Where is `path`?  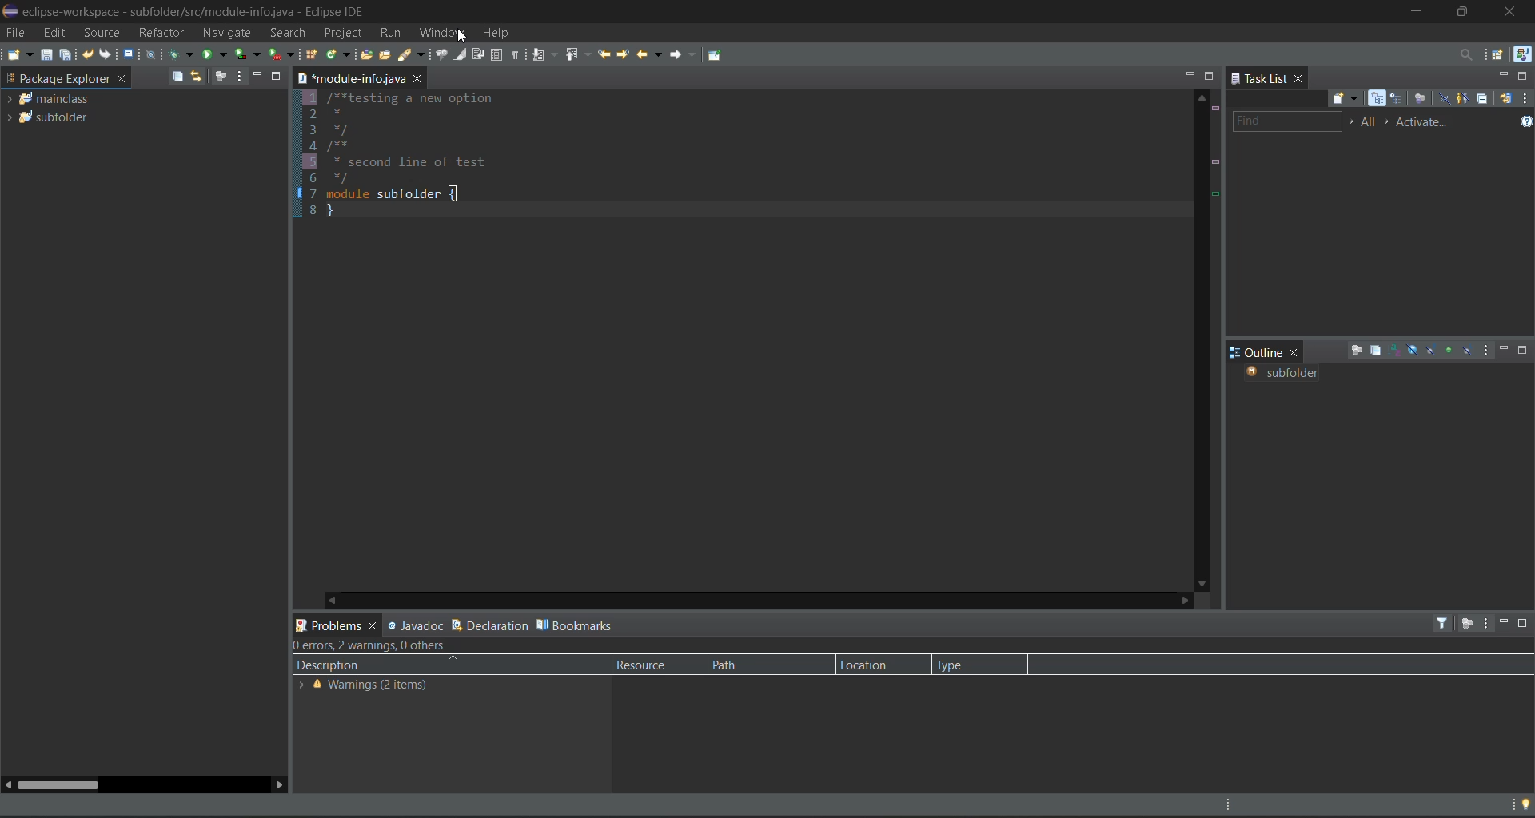
path is located at coordinates (752, 665).